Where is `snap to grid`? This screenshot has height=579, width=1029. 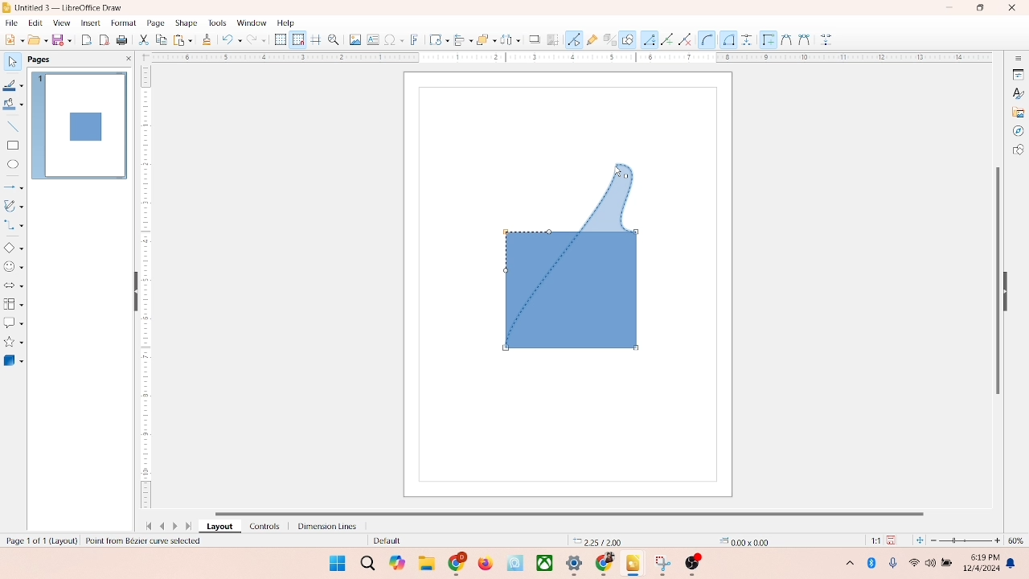 snap to grid is located at coordinates (296, 39).